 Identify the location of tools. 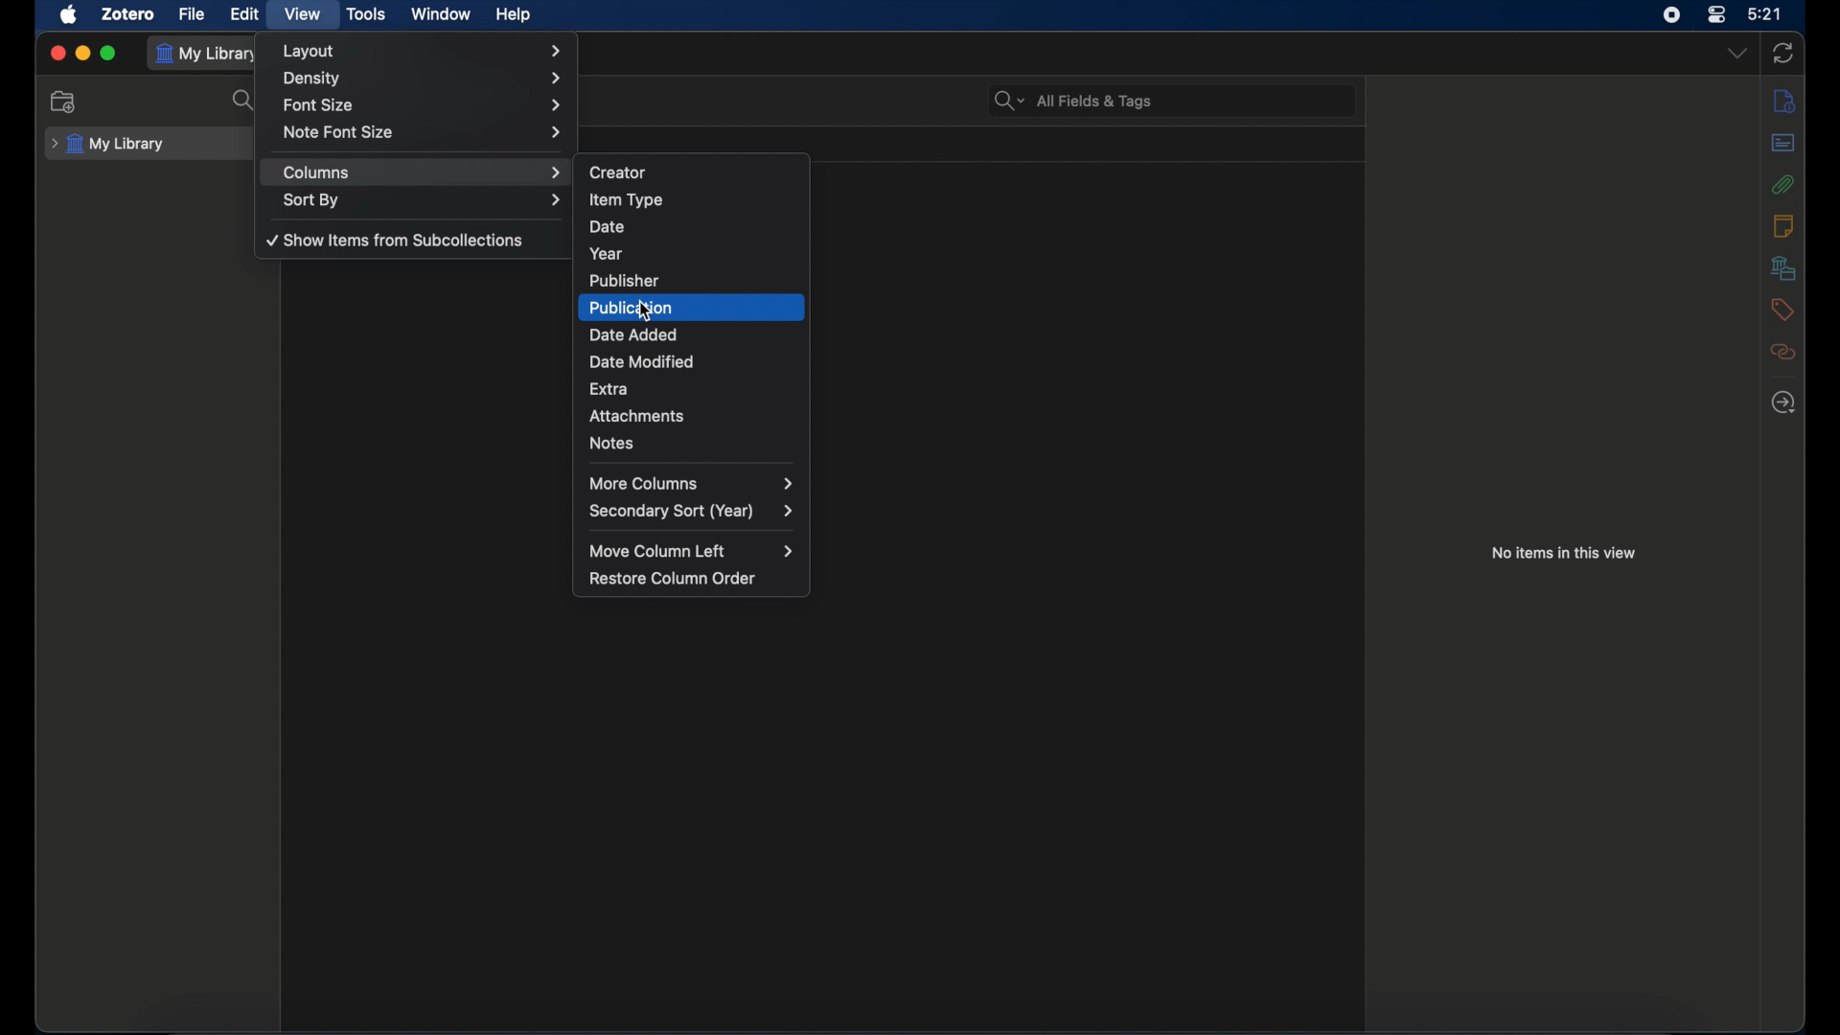
(366, 13).